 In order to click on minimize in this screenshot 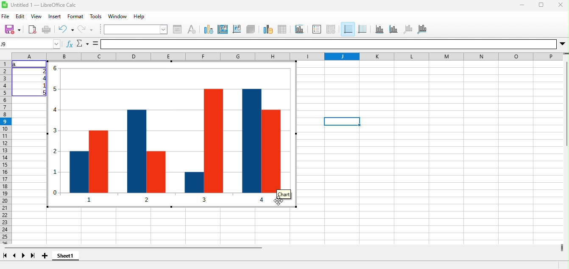, I will do `click(522, 5)`.